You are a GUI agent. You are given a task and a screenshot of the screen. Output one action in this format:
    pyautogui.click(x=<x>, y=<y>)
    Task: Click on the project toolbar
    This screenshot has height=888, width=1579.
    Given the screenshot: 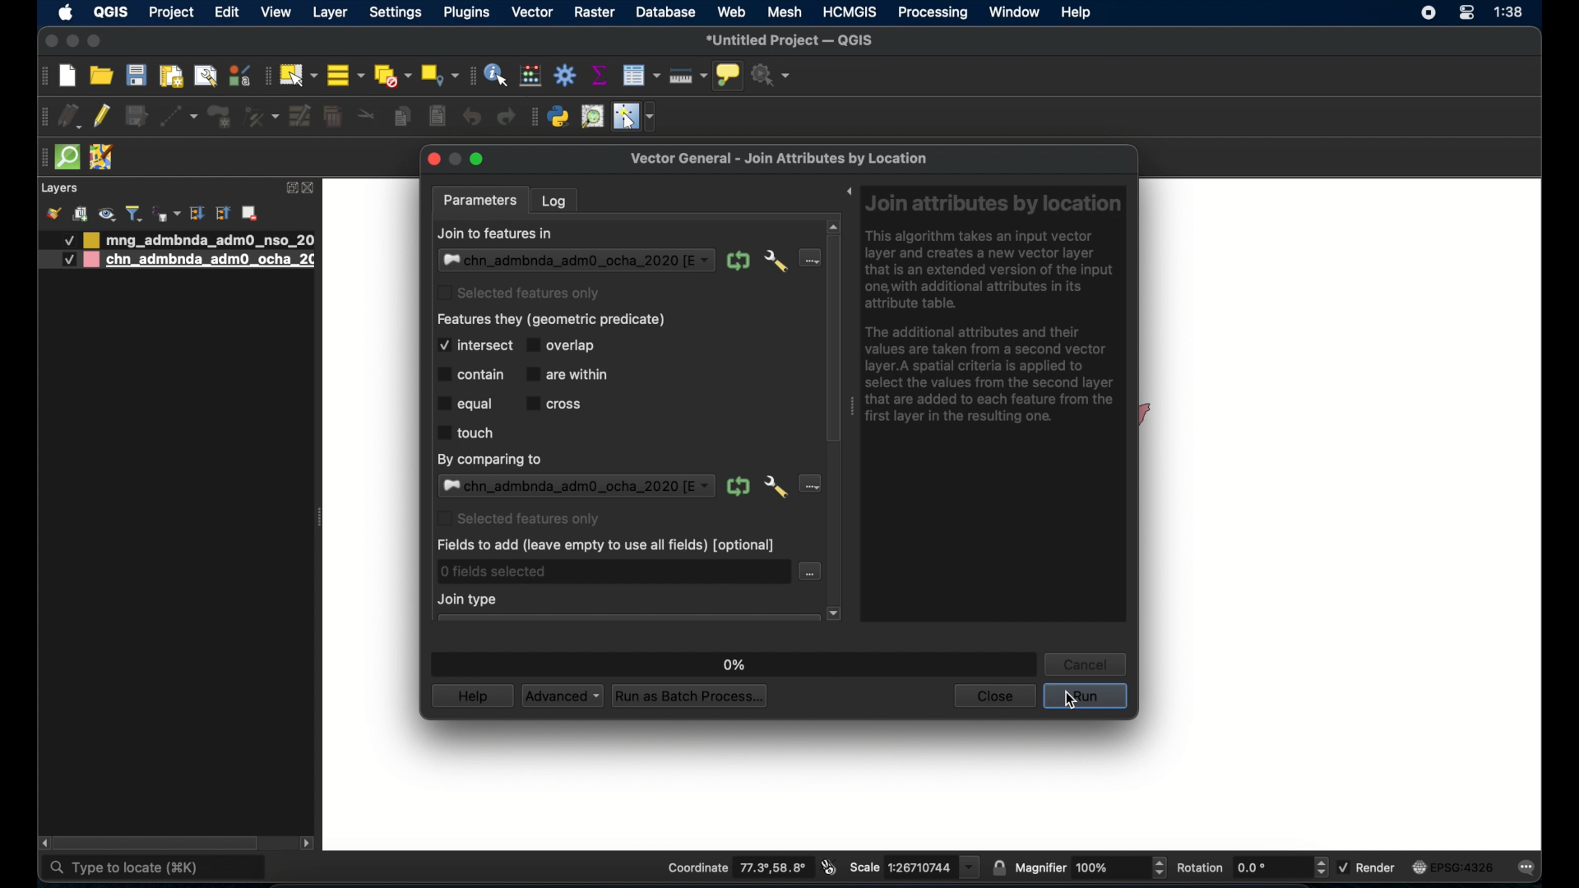 What is the action you would take?
    pyautogui.click(x=42, y=76)
    